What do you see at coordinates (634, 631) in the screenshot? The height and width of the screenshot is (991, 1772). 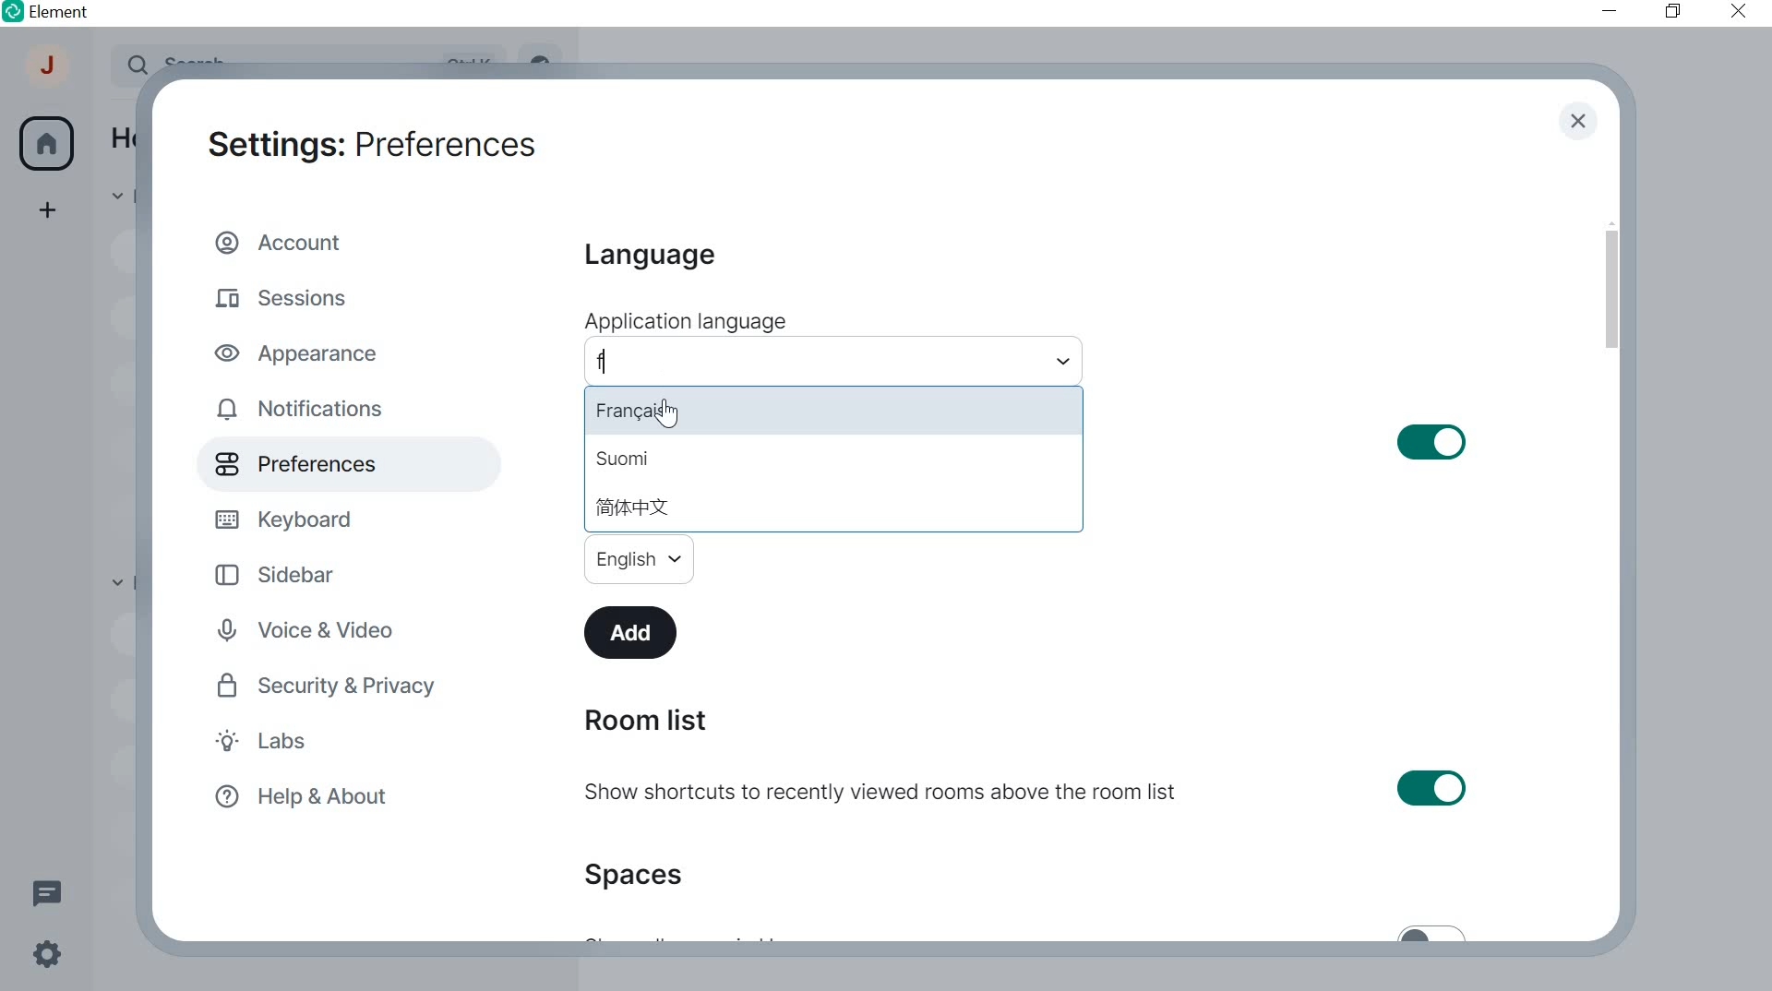 I see `Add` at bounding box center [634, 631].